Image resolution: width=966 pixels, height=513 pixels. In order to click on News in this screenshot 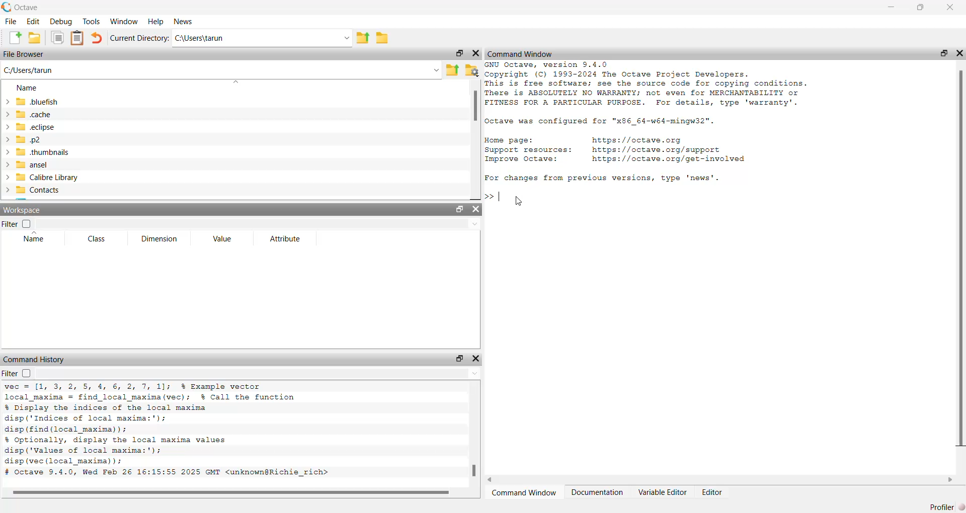, I will do `click(183, 22)`.